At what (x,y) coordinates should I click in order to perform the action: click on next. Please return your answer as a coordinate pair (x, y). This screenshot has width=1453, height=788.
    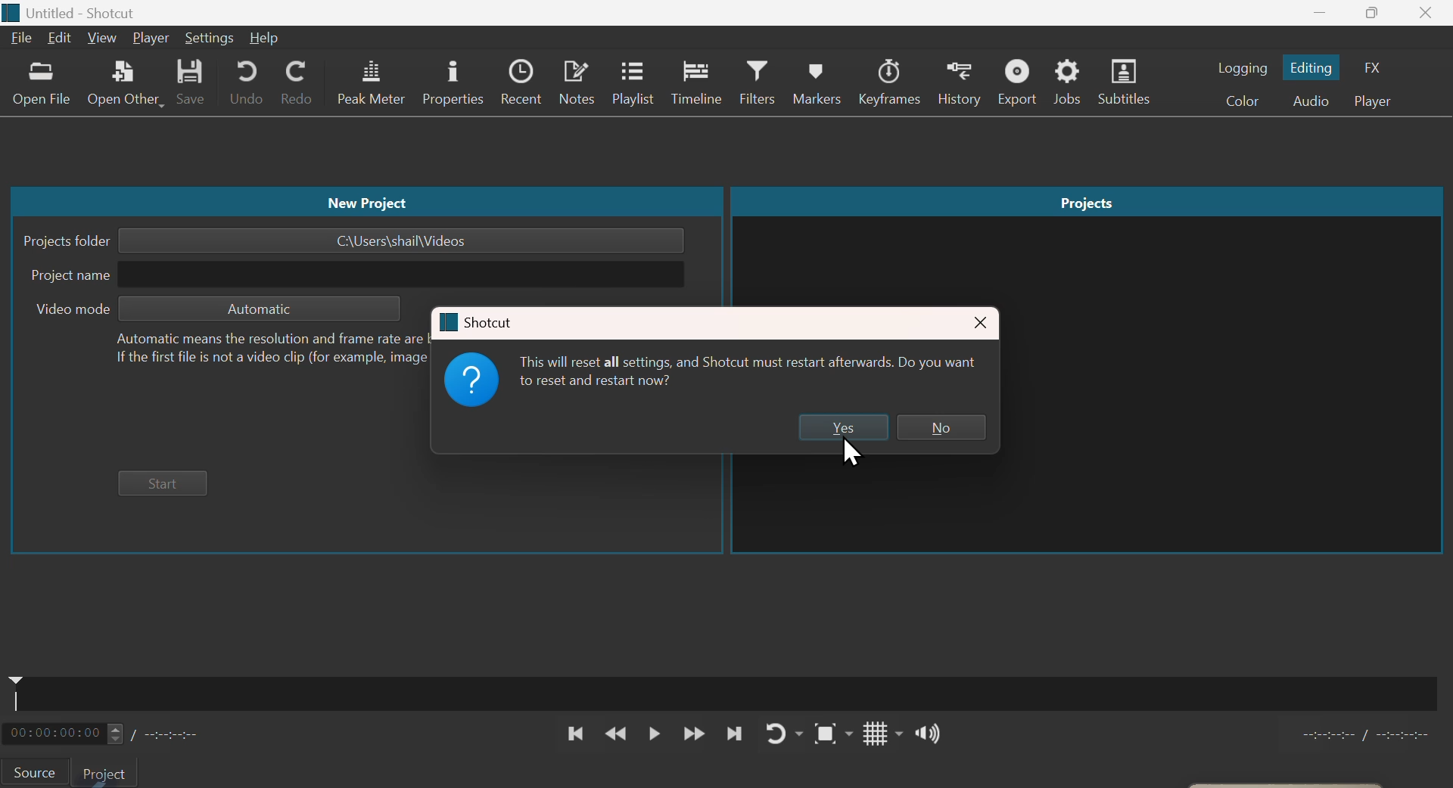
    Looking at the image, I should click on (733, 733).